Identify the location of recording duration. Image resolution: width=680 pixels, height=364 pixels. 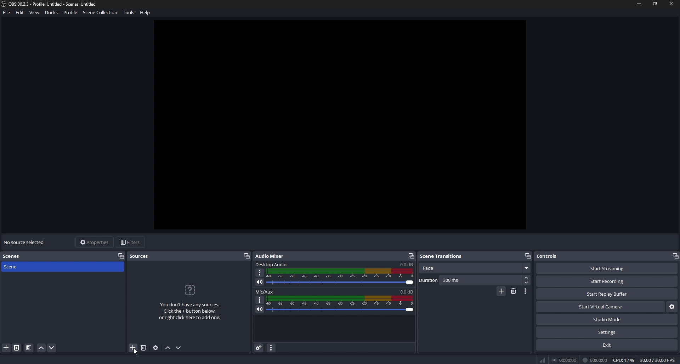
(595, 360).